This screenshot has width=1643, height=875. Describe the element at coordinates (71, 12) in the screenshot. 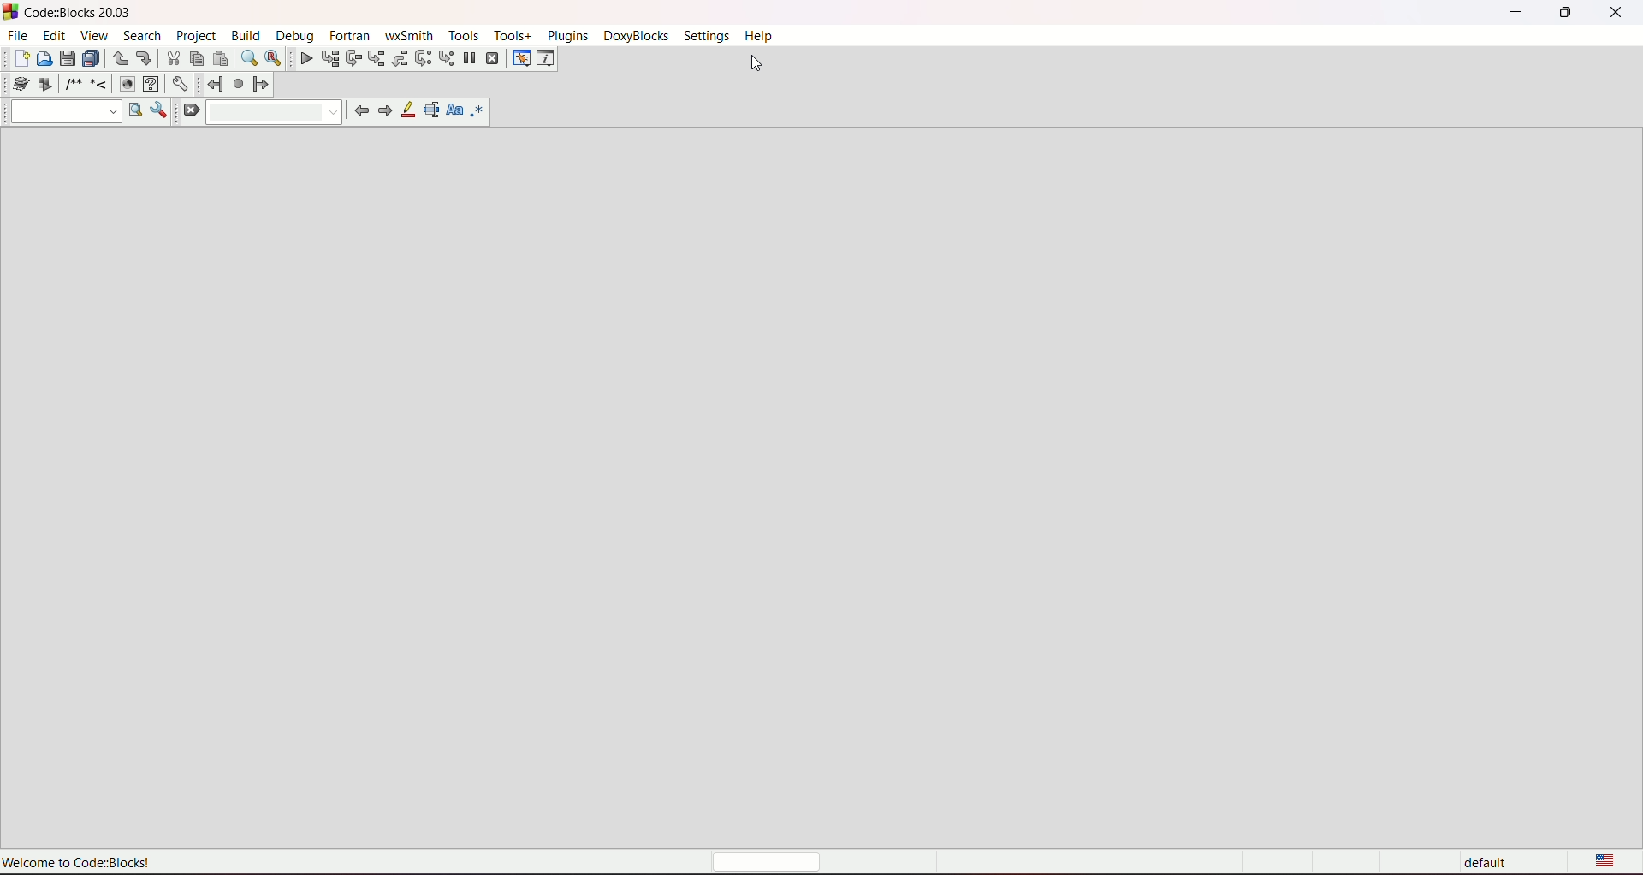

I see `CodezBlocks 20.03` at that location.